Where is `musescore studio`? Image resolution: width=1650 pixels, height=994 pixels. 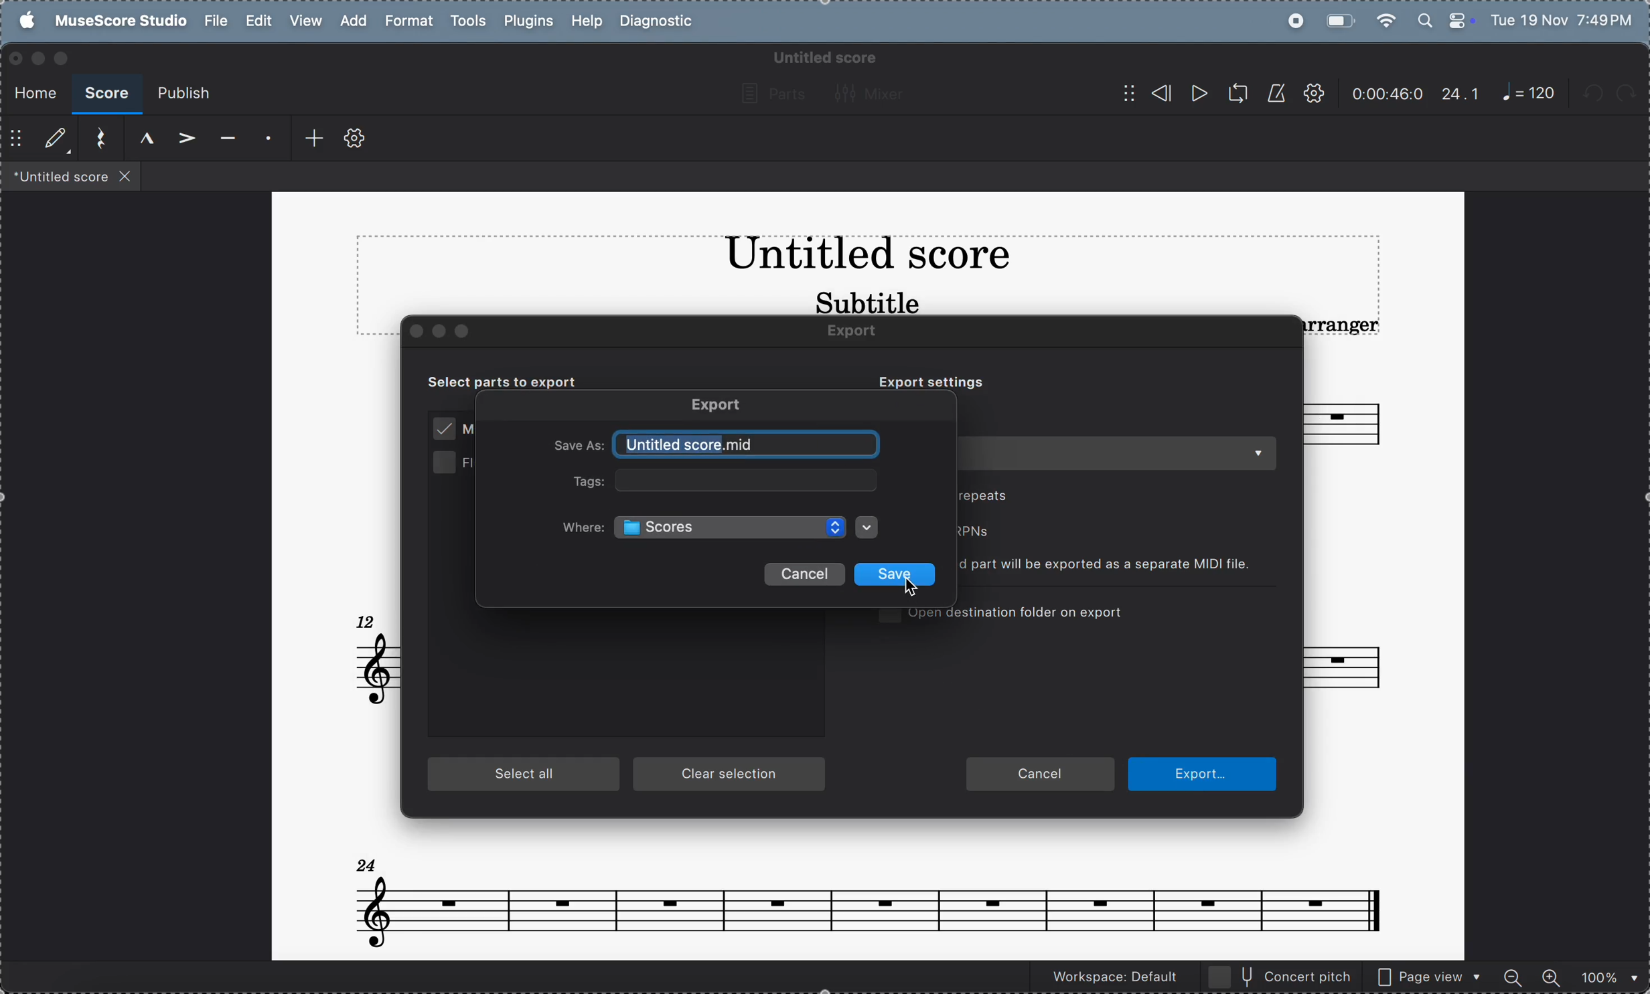
musescore studio is located at coordinates (117, 21).